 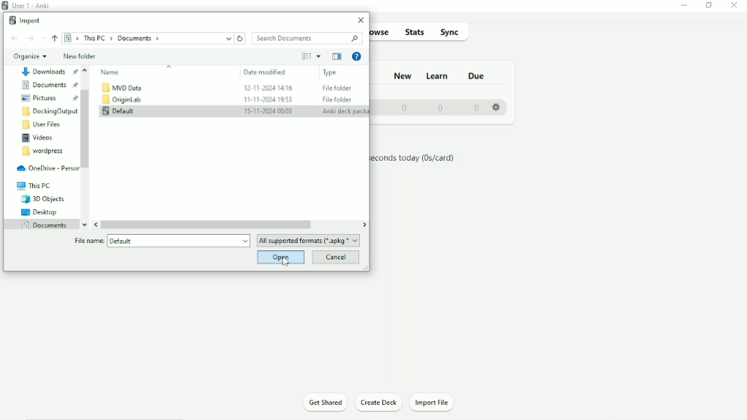 What do you see at coordinates (30, 57) in the screenshot?
I see `Organize` at bounding box center [30, 57].